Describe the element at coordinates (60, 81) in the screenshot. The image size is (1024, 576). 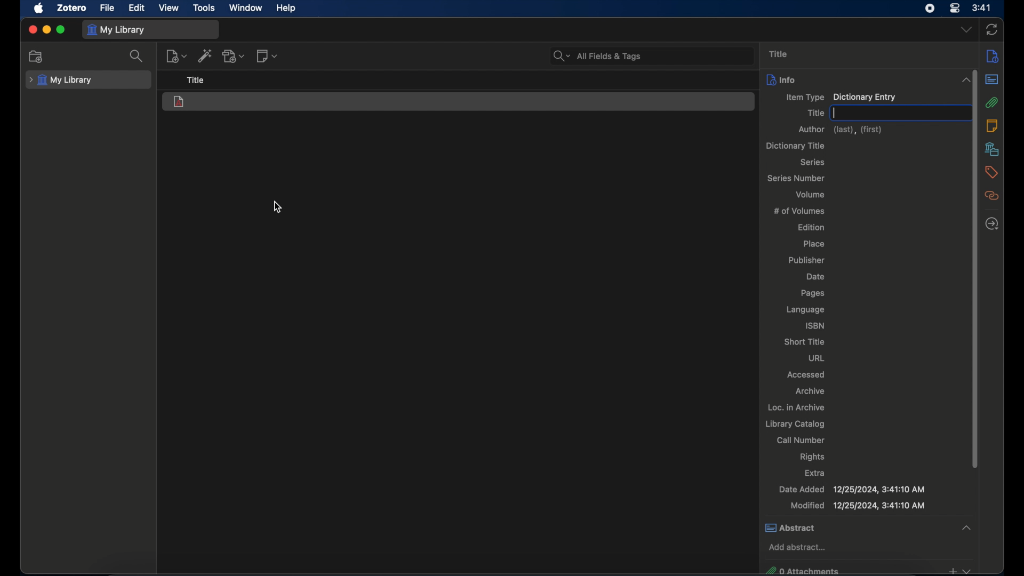
I see `my library` at that location.